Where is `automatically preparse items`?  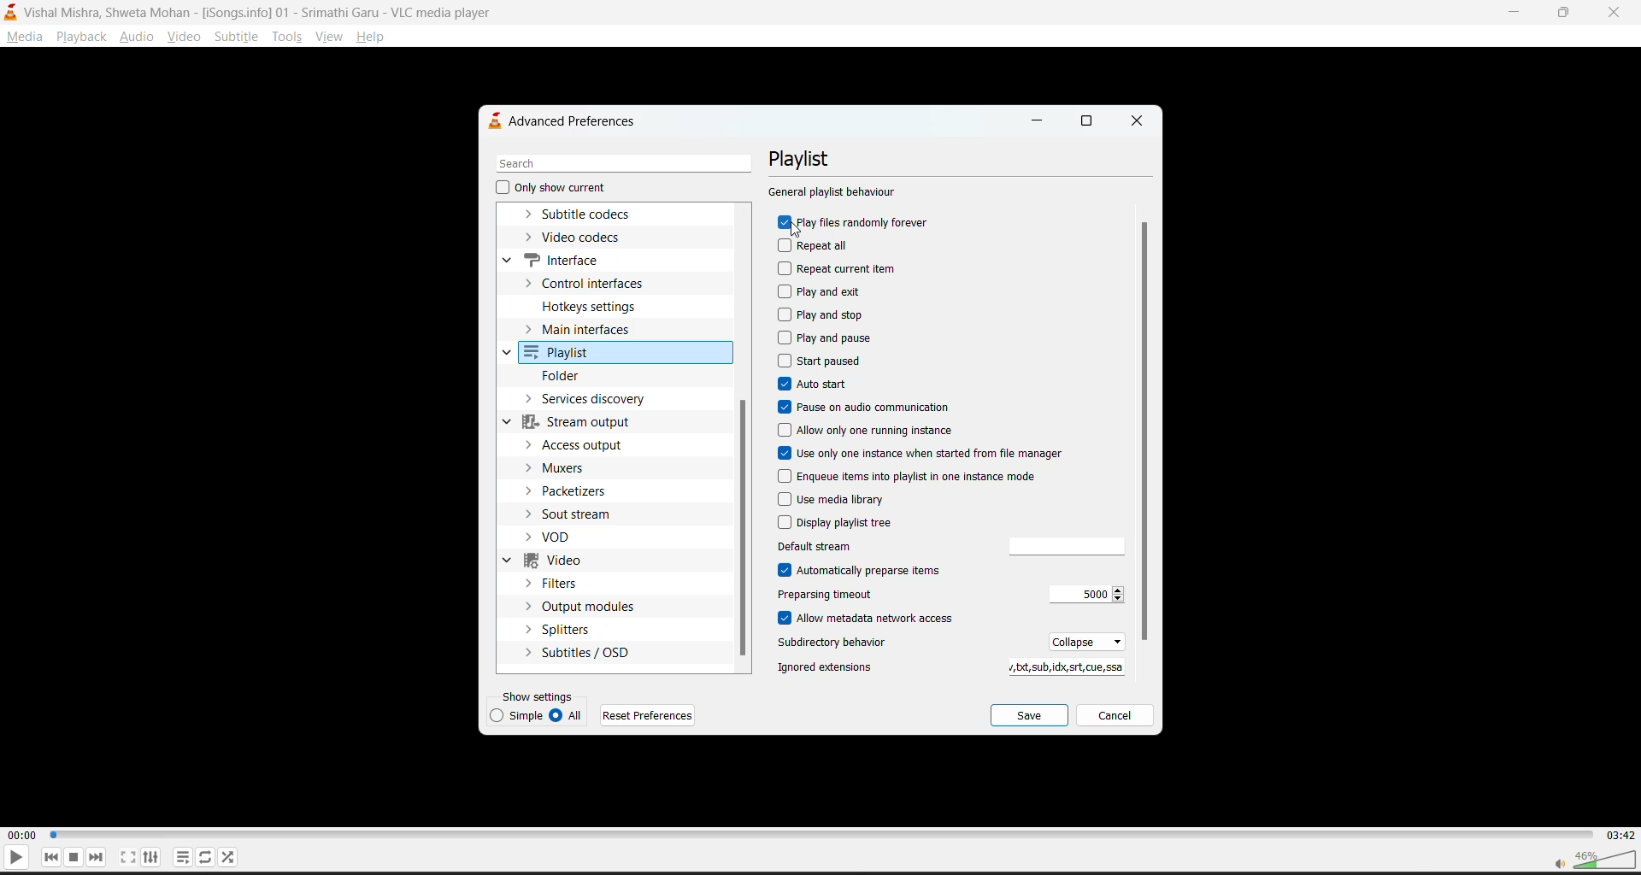
automatically preparse items is located at coordinates (862, 571).